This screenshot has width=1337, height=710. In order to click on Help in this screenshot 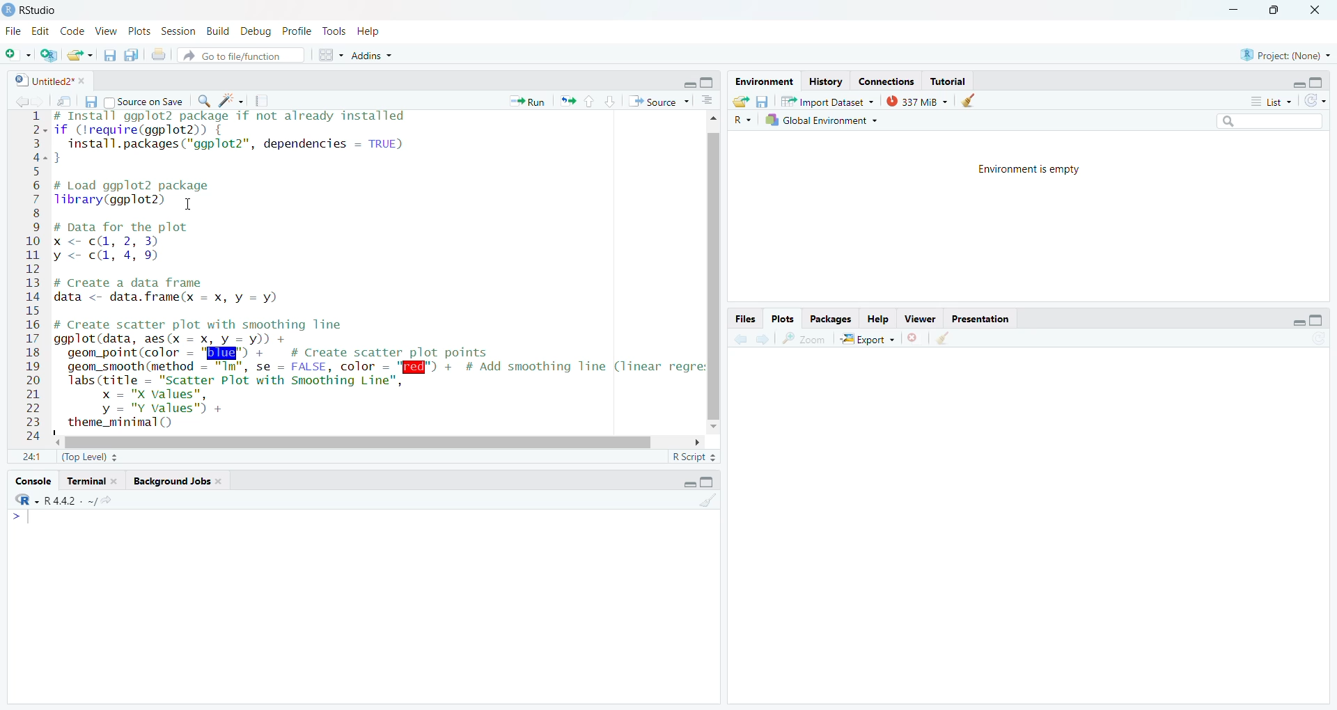, I will do `click(876, 319)`.